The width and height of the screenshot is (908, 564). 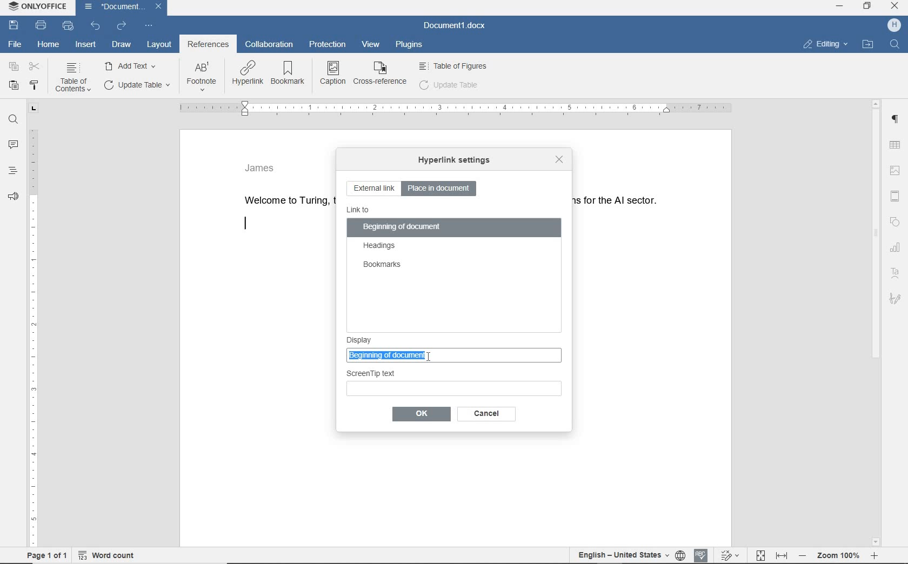 I want to click on headings, so click(x=12, y=173).